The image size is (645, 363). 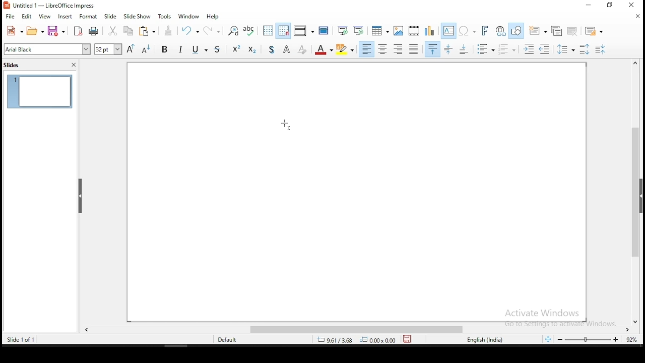 What do you see at coordinates (324, 30) in the screenshot?
I see `master slide` at bounding box center [324, 30].